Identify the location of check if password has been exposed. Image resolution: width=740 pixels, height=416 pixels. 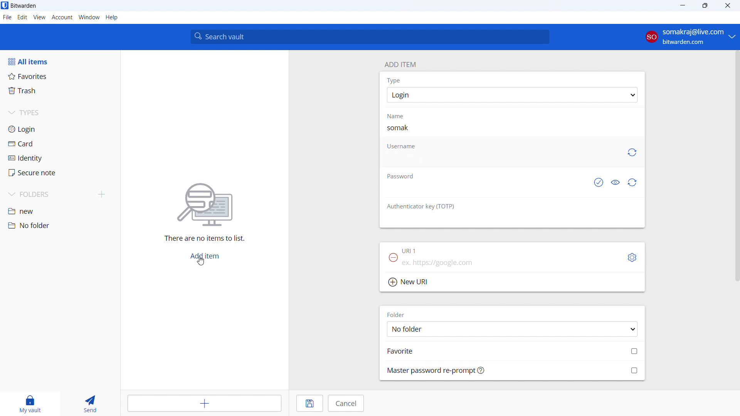
(598, 183).